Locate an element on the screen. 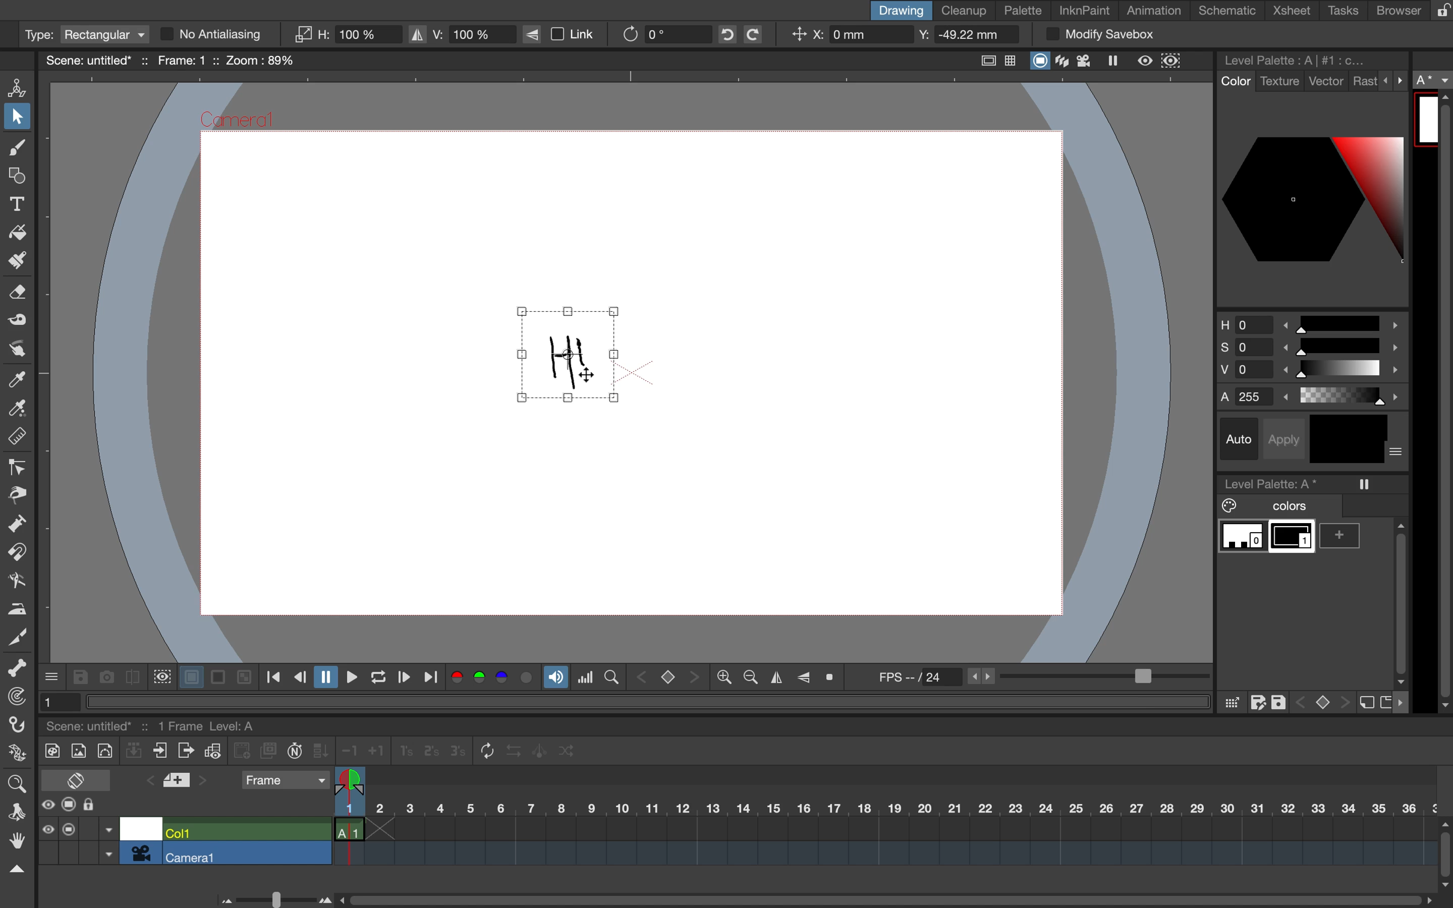 Image resolution: width=1453 pixels, height=908 pixels. collapse is located at coordinates (134, 752).